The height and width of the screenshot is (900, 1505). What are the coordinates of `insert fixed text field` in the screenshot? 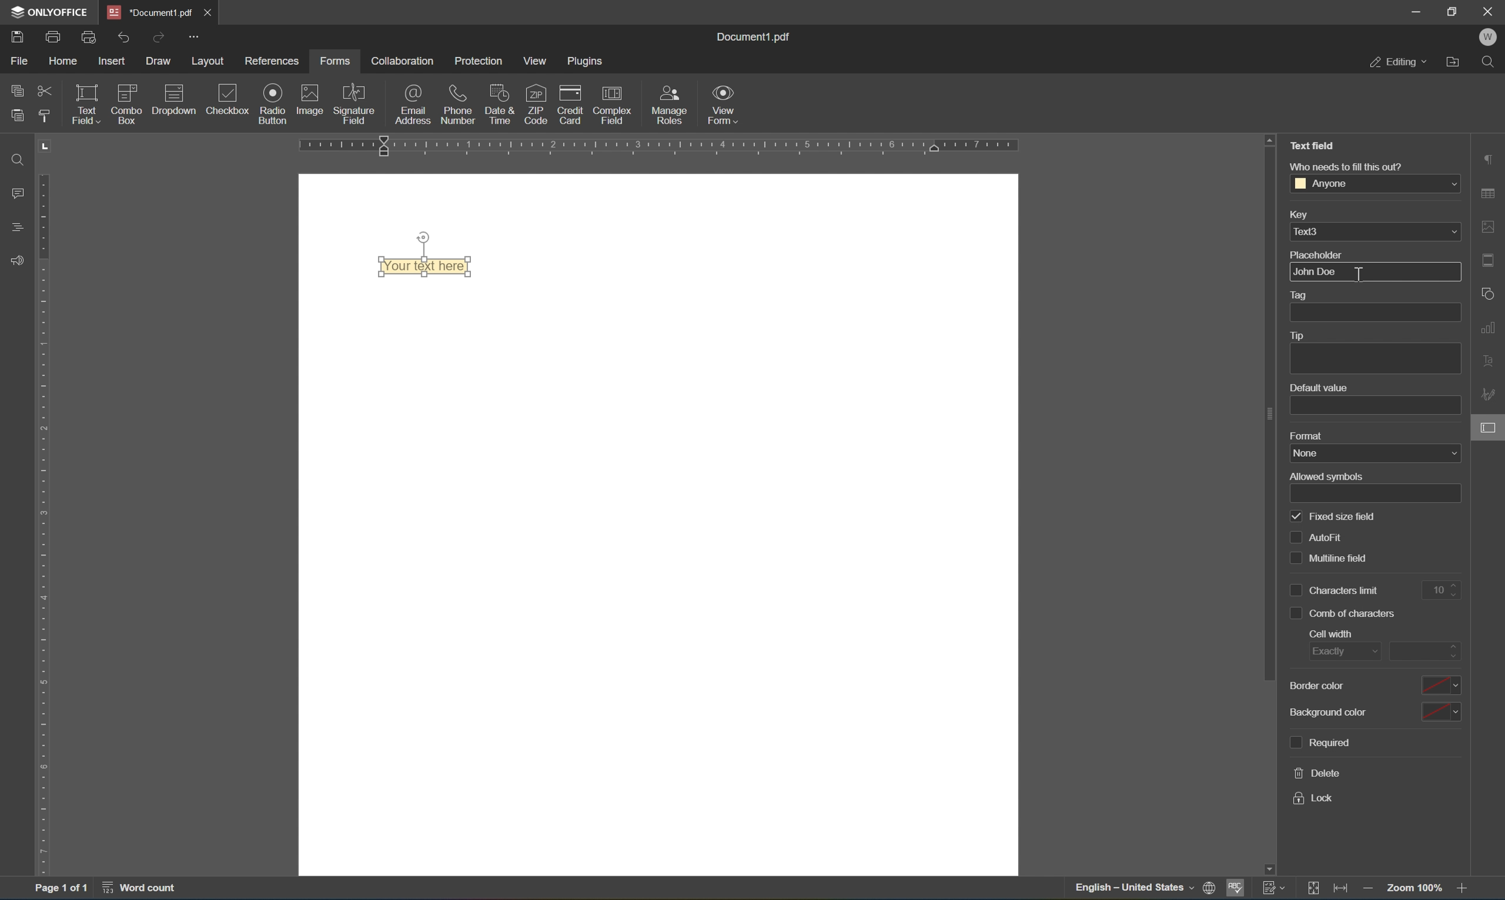 It's located at (154, 121).